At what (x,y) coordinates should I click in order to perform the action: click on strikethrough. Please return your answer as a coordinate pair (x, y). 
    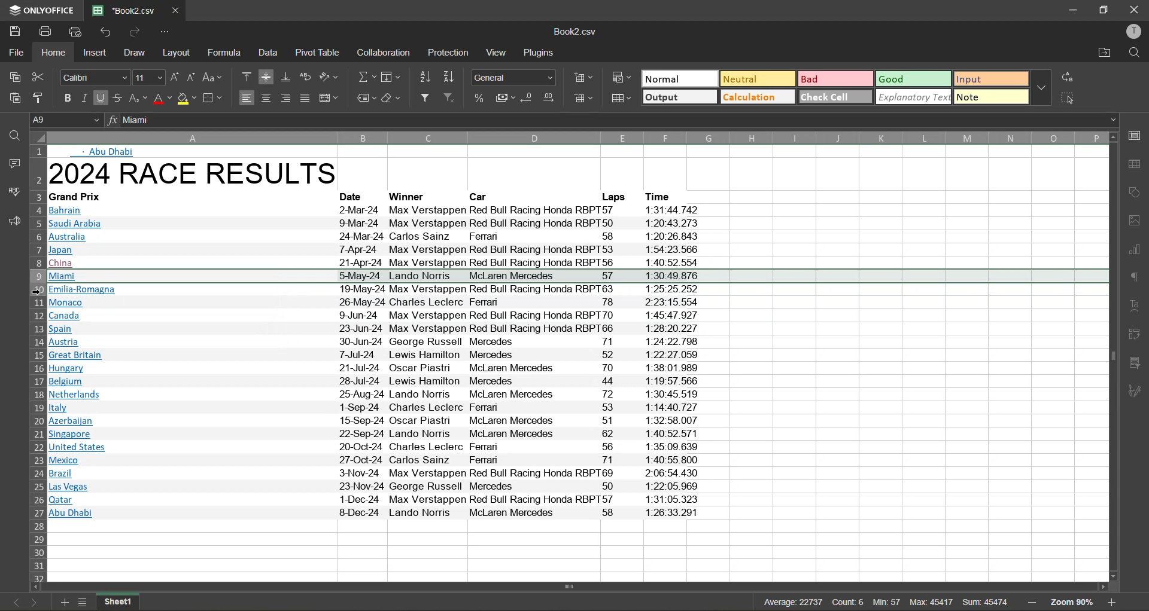
    Looking at the image, I should click on (118, 97).